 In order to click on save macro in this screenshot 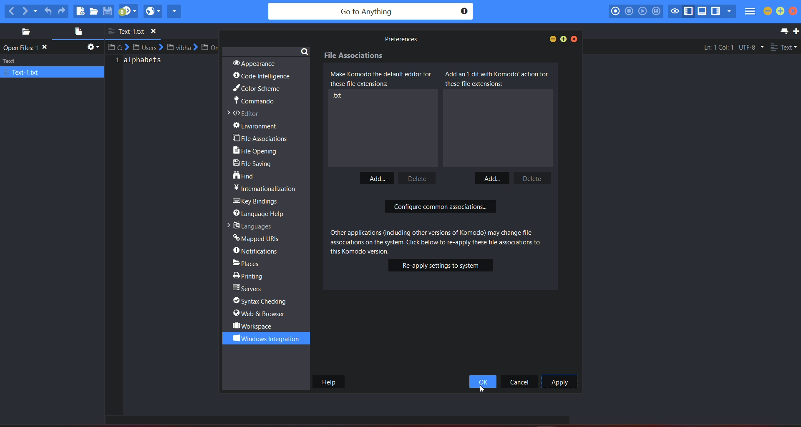, I will do `click(656, 12)`.